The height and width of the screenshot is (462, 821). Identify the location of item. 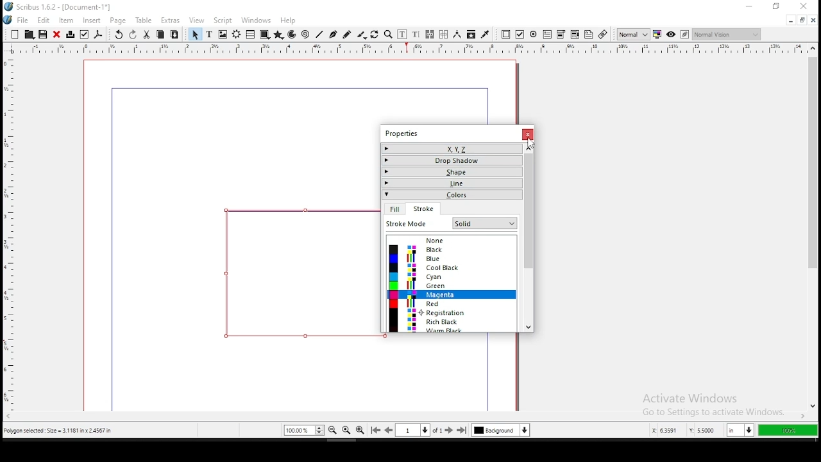
(66, 20).